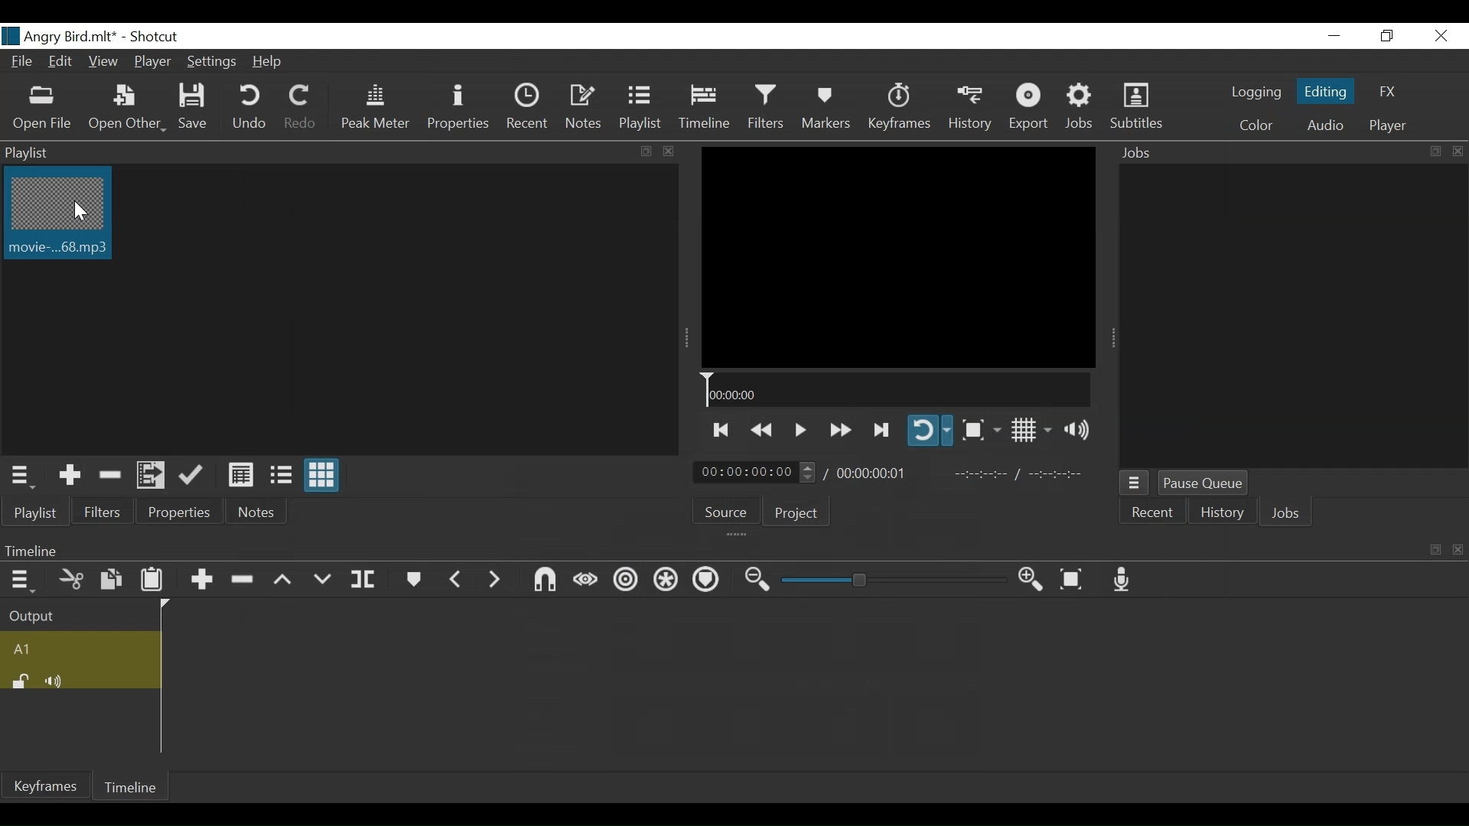  I want to click on Timeline menu, so click(19, 579).